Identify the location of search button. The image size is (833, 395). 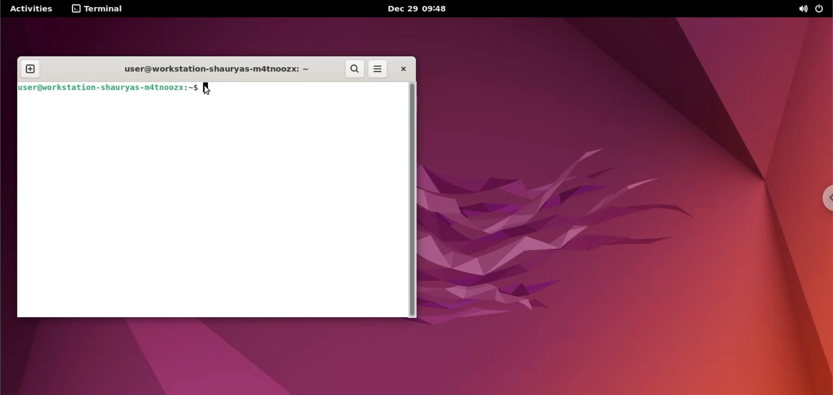
(355, 69).